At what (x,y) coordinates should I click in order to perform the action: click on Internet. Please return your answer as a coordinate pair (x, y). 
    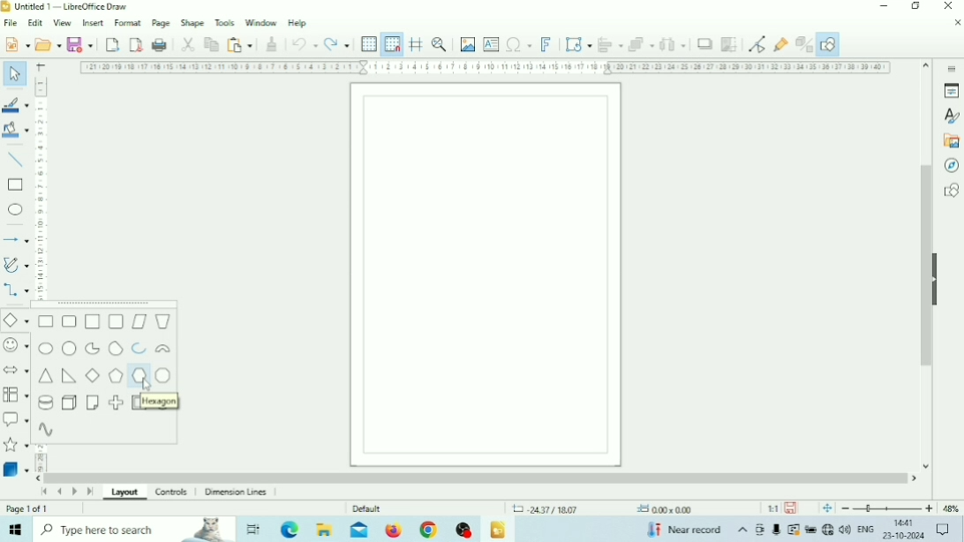
    Looking at the image, I should click on (827, 530).